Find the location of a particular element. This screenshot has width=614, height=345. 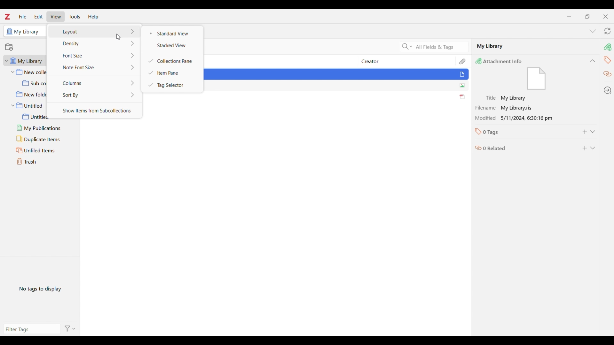

Attachments info is located at coordinates (502, 61).